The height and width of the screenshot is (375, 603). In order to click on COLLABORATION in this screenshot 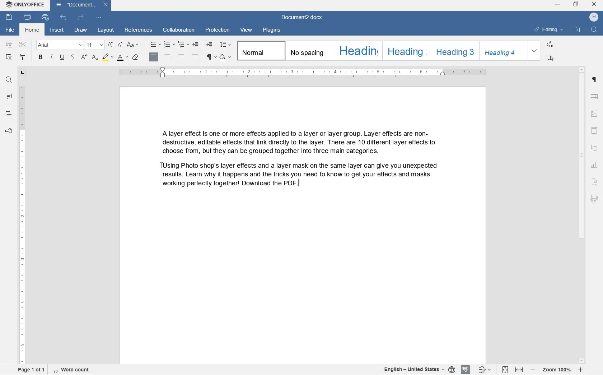, I will do `click(179, 30)`.